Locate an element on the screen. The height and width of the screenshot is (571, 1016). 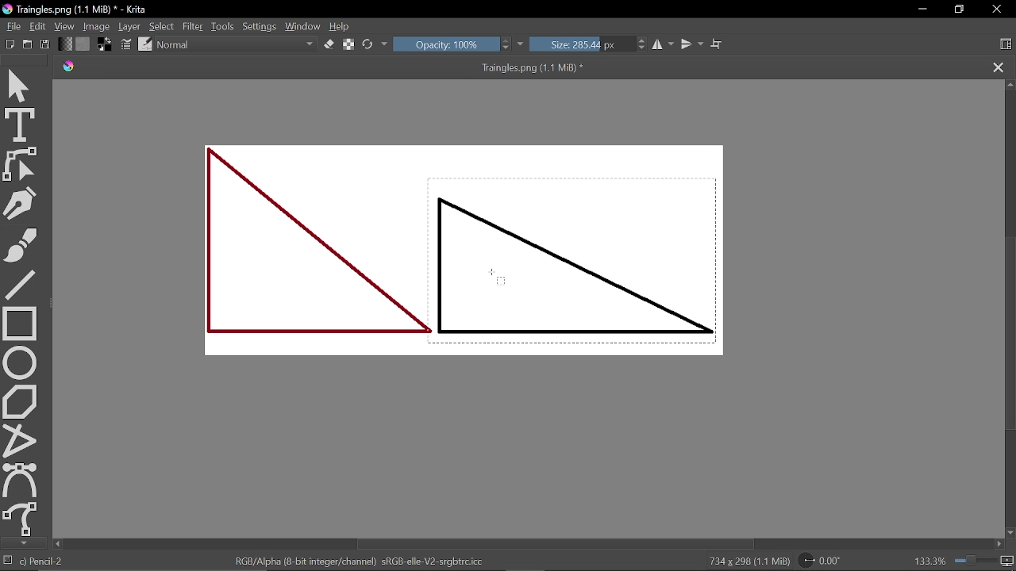
Preserve alpha is located at coordinates (348, 45).